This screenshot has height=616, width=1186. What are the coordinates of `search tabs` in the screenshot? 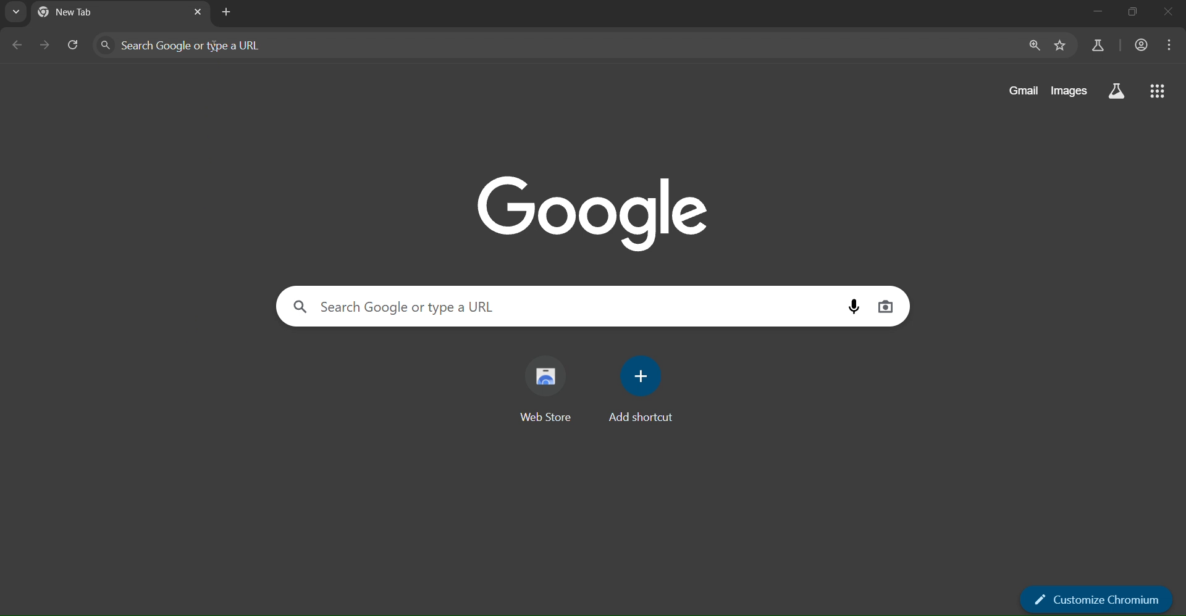 It's located at (15, 12).